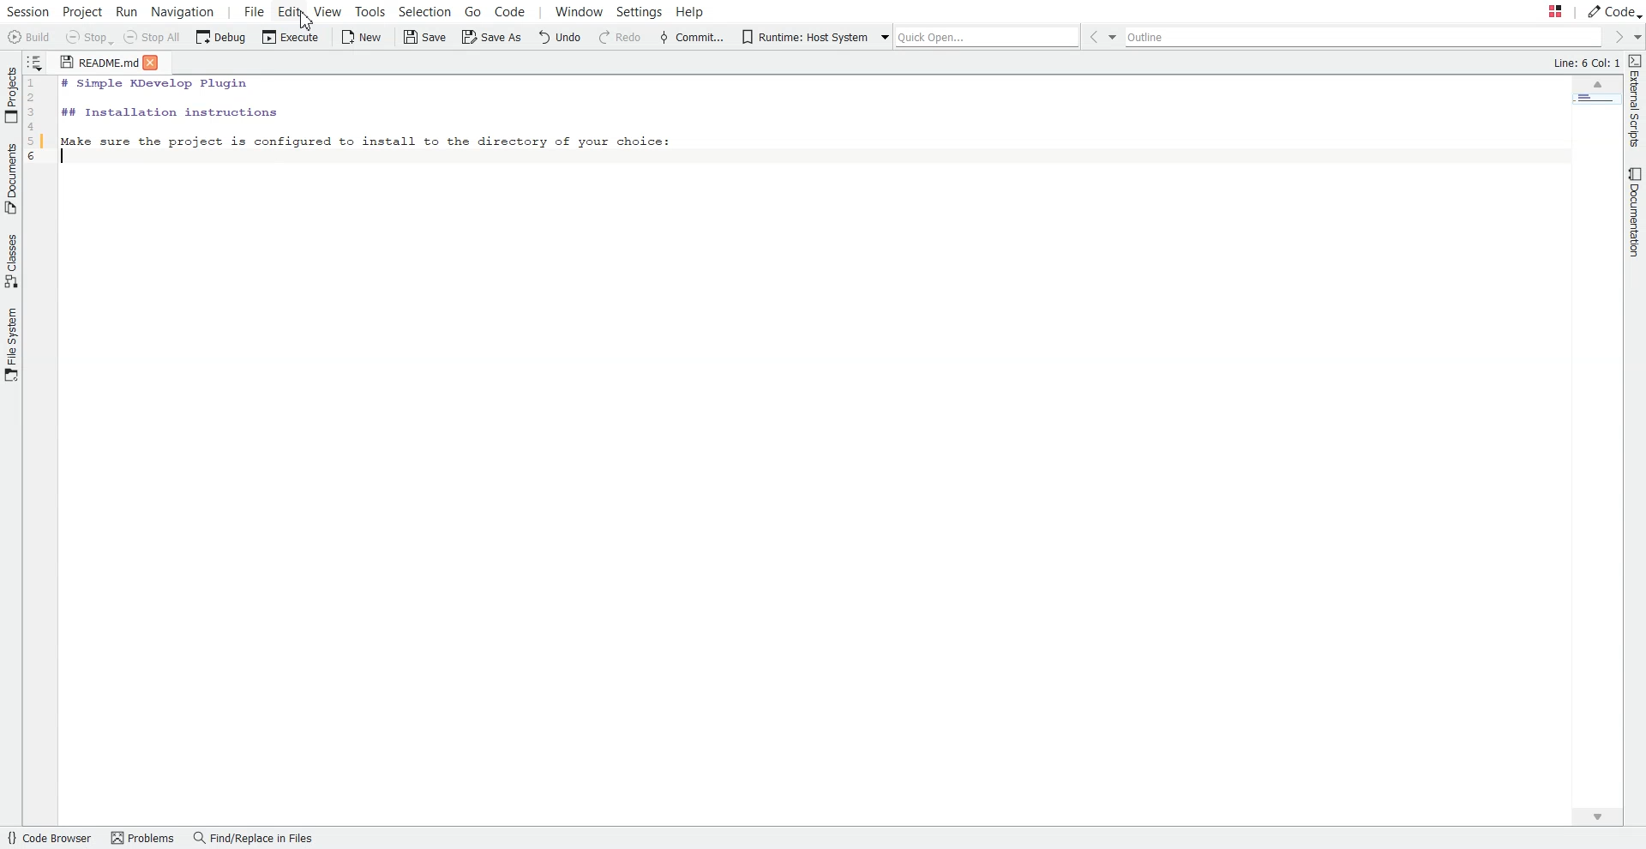 The height and width of the screenshot is (849, 1646). What do you see at coordinates (141, 839) in the screenshot?
I see `Problems` at bounding box center [141, 839].